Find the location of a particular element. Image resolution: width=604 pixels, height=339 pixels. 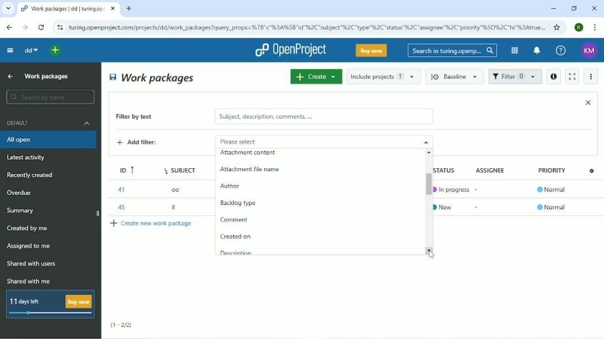

Current tab is located at coordinates (69, 9).